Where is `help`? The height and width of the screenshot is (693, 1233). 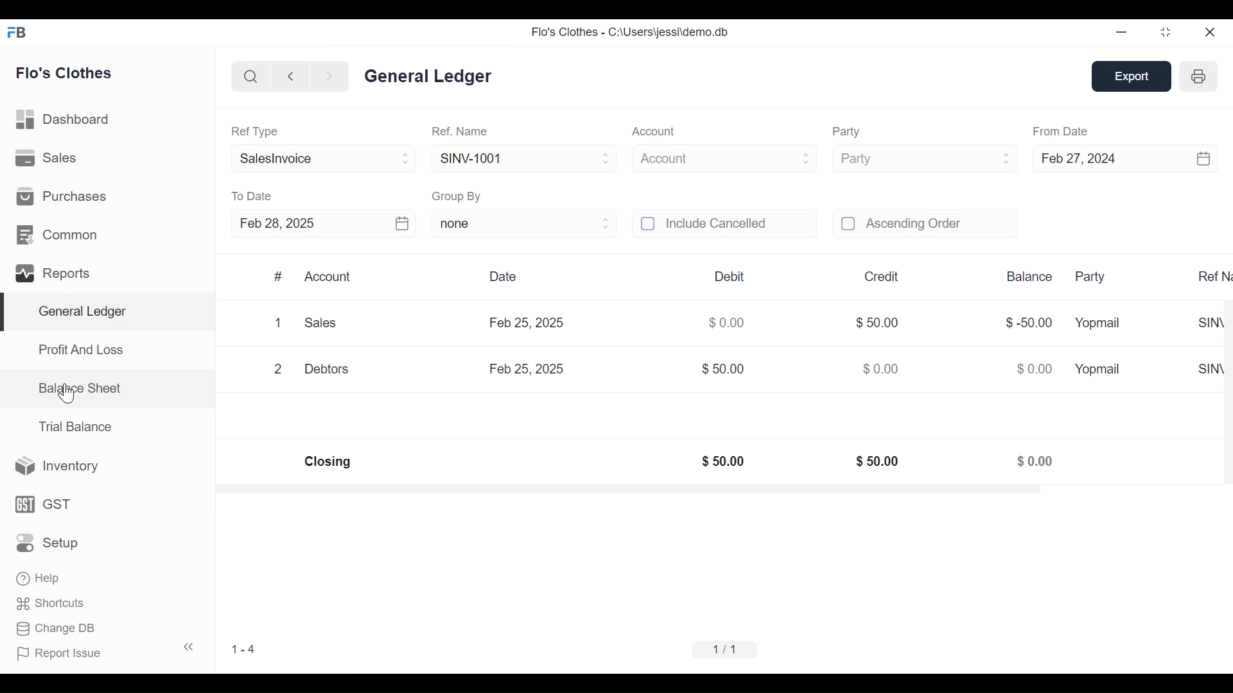 help is located at coordinates (37, 577).